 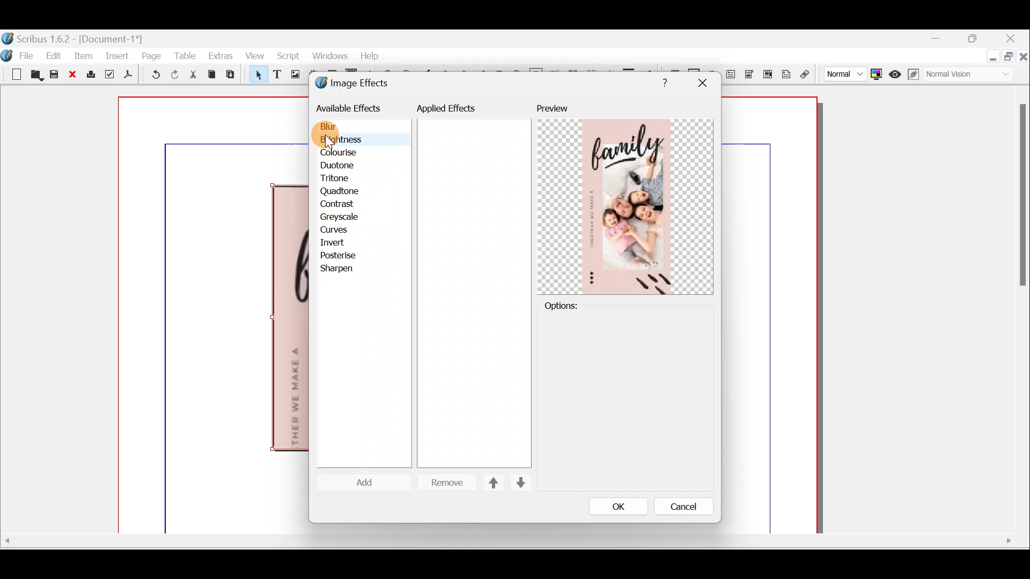 I want to click on Edit, so click(x=55, y=55).